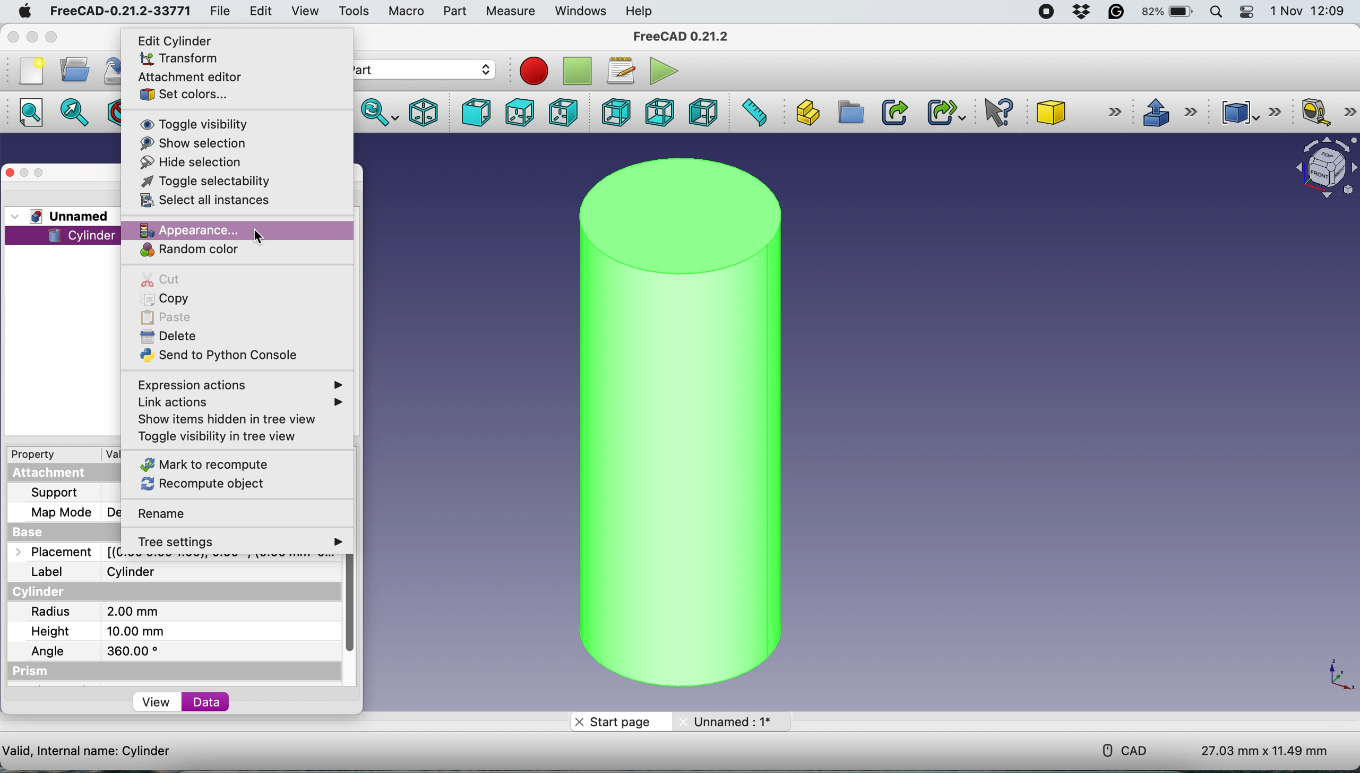 Image resolution: width=1360 pixels, height=773 pixels. I want to click on start page, so click(617, 723).